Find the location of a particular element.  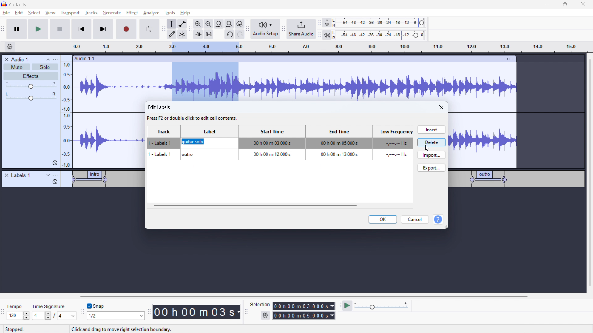

select is located at coordinates (34, 13).